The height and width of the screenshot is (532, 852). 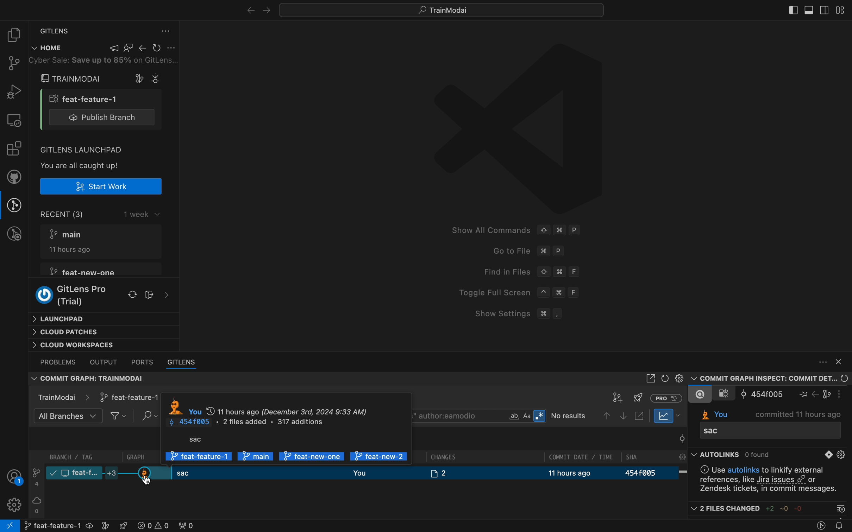 I want to click on Commit graph: TrainmodeAI, so click(x=87, y=378).